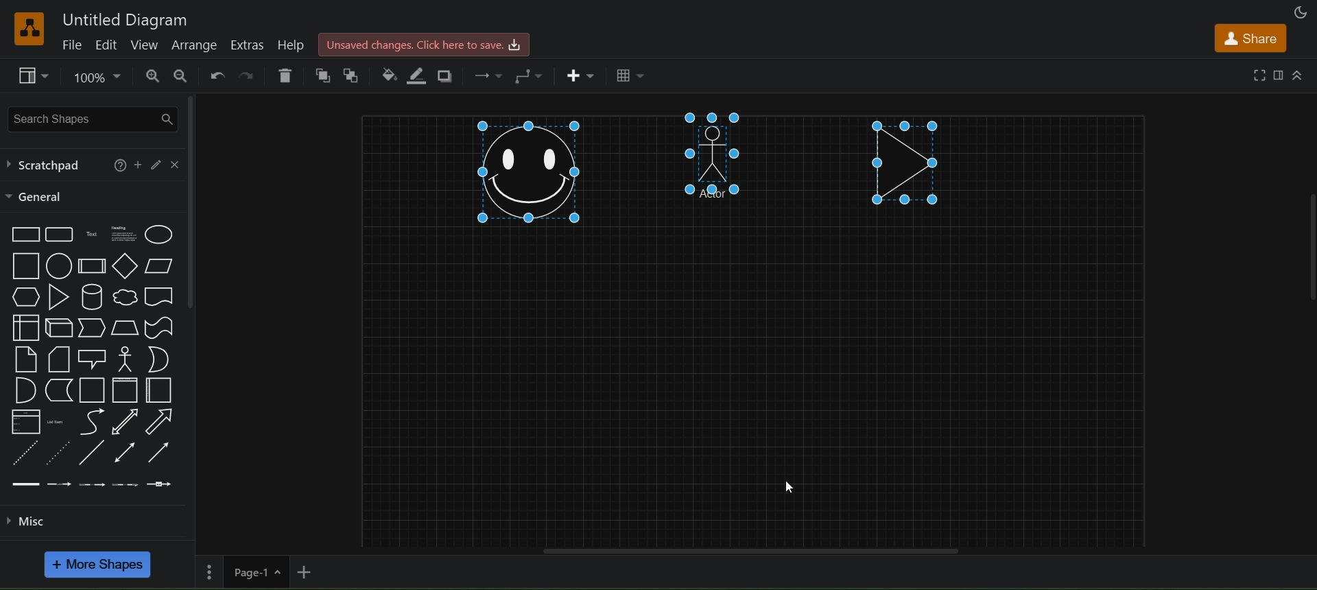 The image size is (1317, 590). What do you see at coordinates (93, 328) in the screenshot?
I see `step` at bounding box center [93, 328].